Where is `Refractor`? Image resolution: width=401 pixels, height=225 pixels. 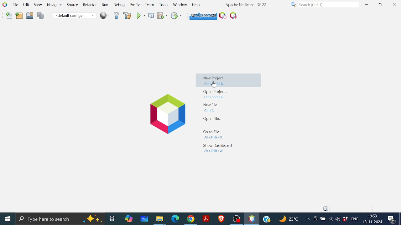
Refractor is located at coordinates (88, 5).